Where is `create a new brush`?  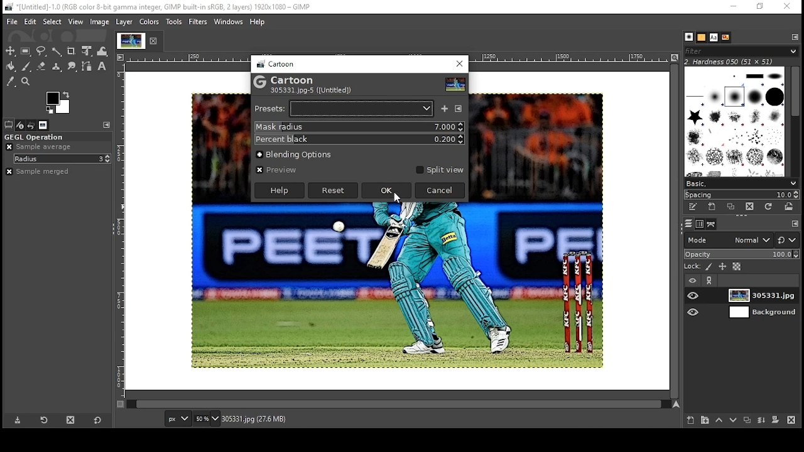 create a new brush is located at coordinates (712, 207).